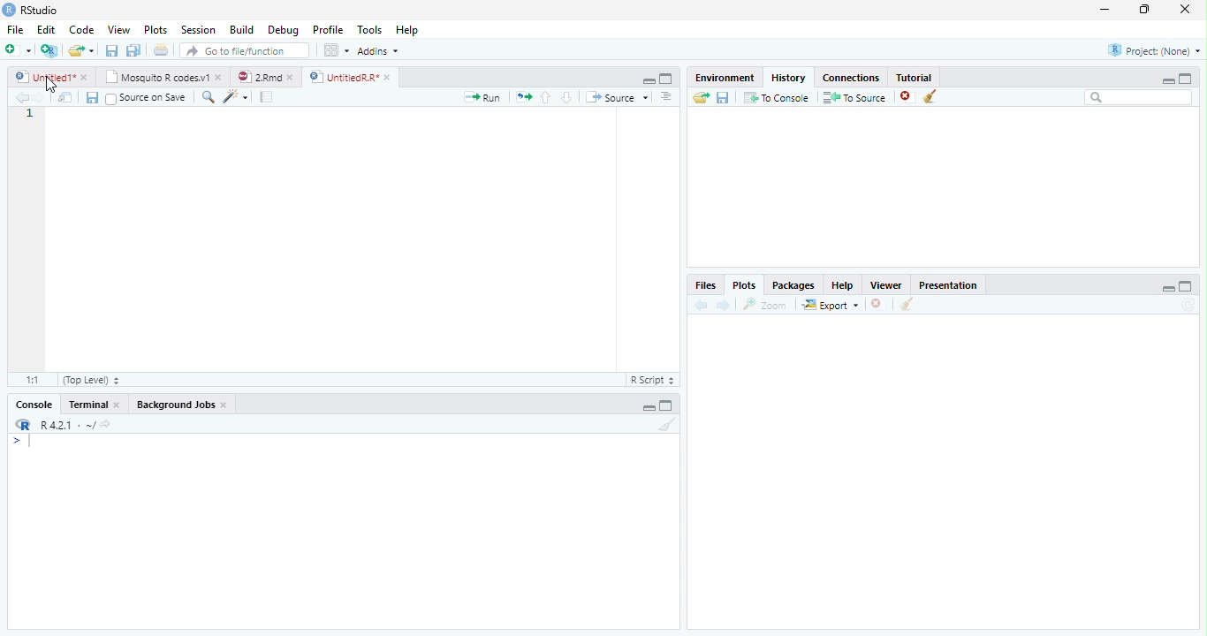 Image resolution: width=1207 pixels, height=636 pixels. Describe the element at coordinates (80, 29) in the screenshot. I see `Code` at that location.